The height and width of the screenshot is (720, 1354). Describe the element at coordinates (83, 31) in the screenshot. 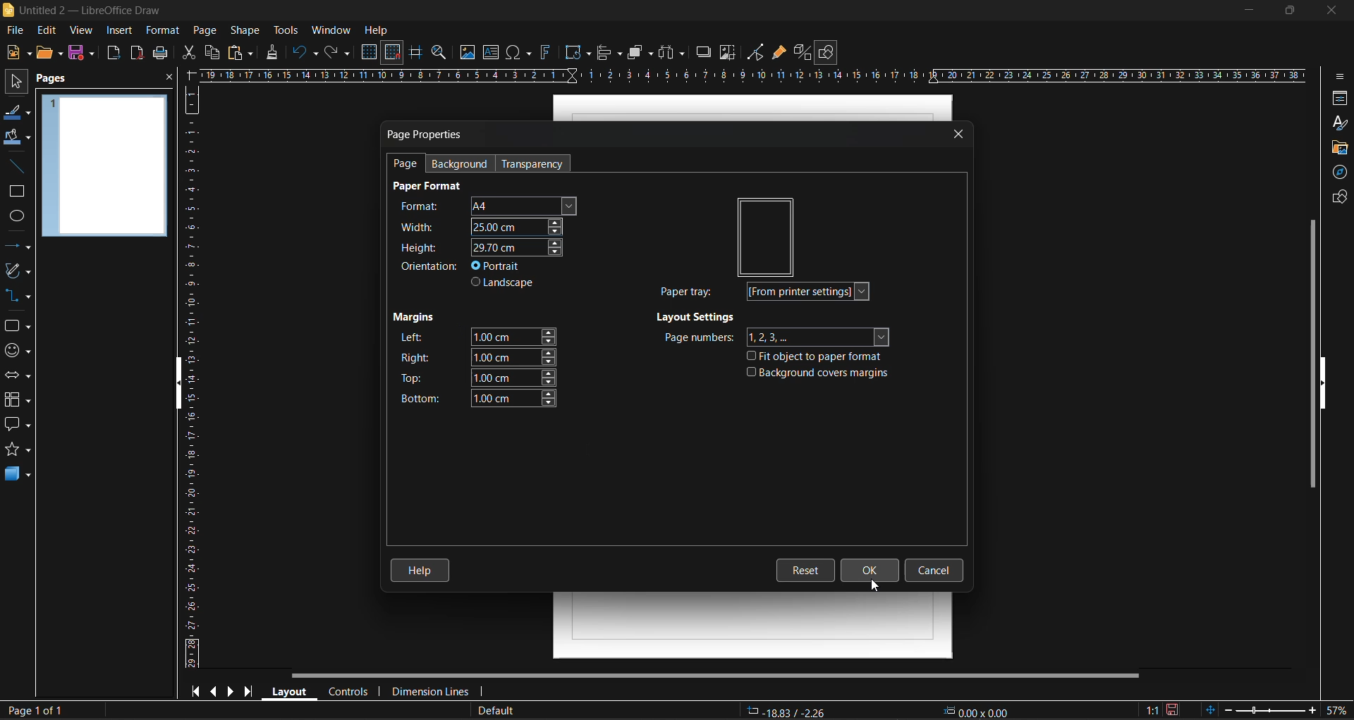

I see `view` at that location.